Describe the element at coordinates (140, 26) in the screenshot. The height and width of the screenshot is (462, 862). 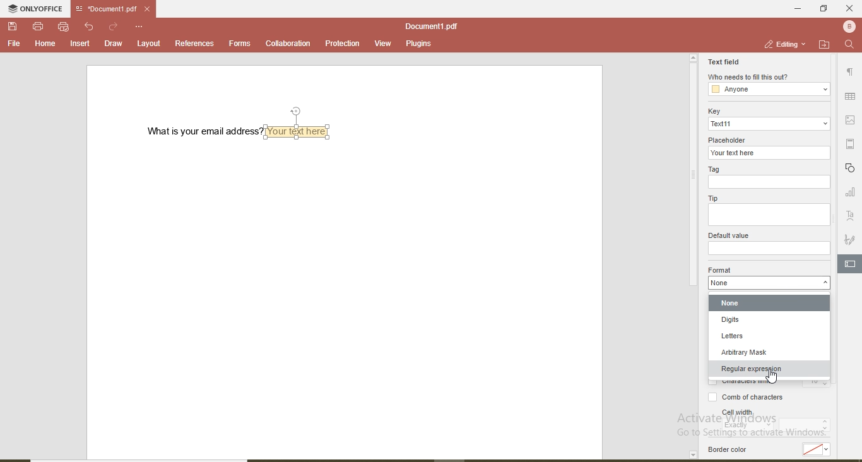
I see `customise quick access toolbar` at that location.